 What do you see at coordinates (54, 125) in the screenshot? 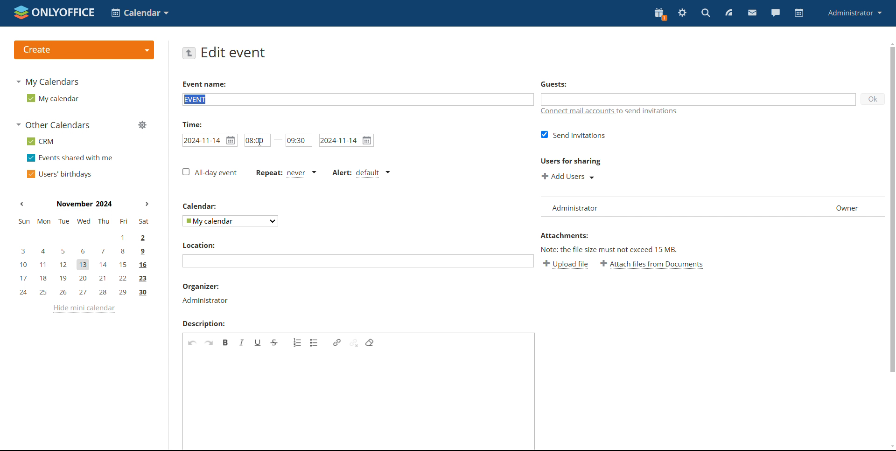
I see `other calendars` at bounding box center [54, 125].